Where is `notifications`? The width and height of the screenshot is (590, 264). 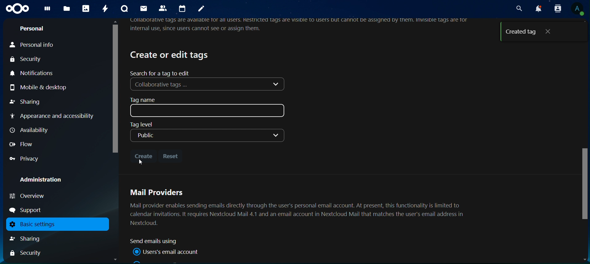 notifications is located at coordinates (537, 9).